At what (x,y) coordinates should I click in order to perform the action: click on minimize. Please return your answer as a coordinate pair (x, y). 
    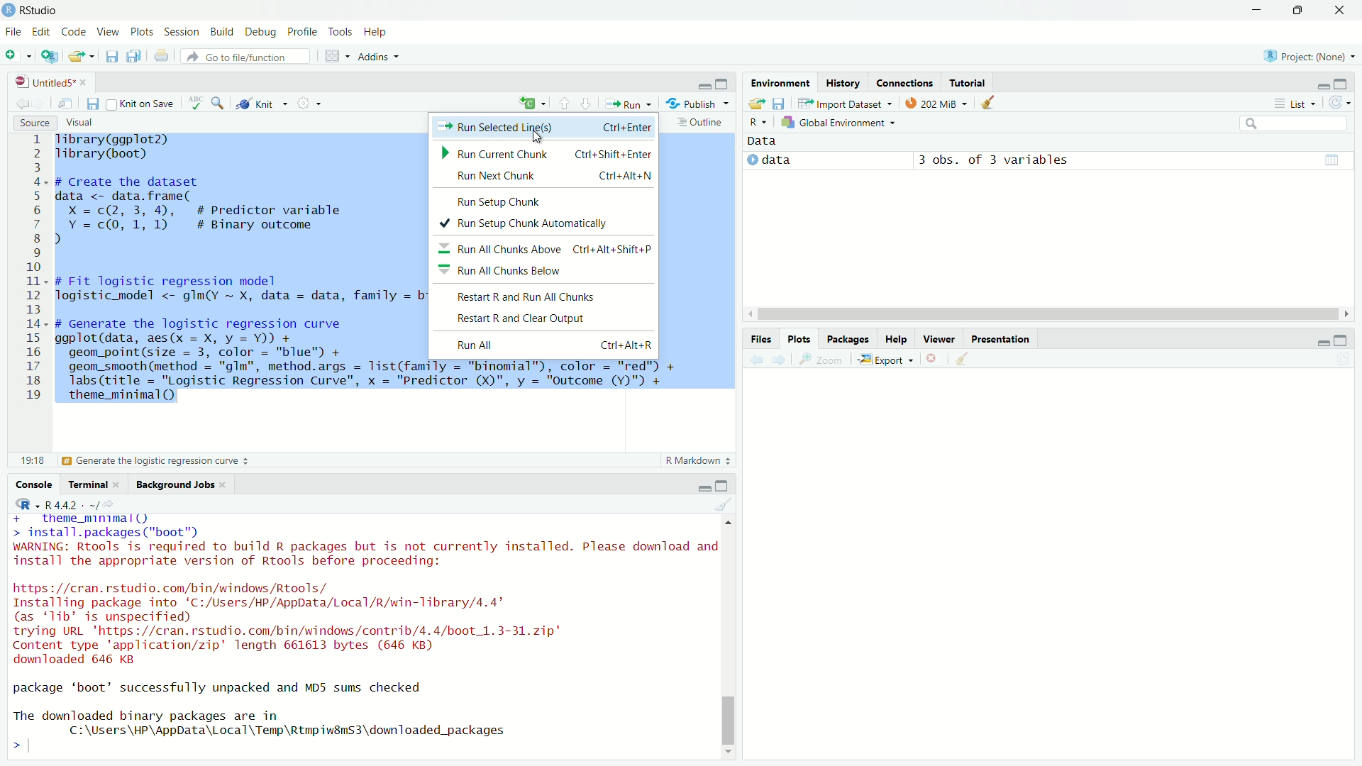
    Looking at the image, I should click on (1322, 343).